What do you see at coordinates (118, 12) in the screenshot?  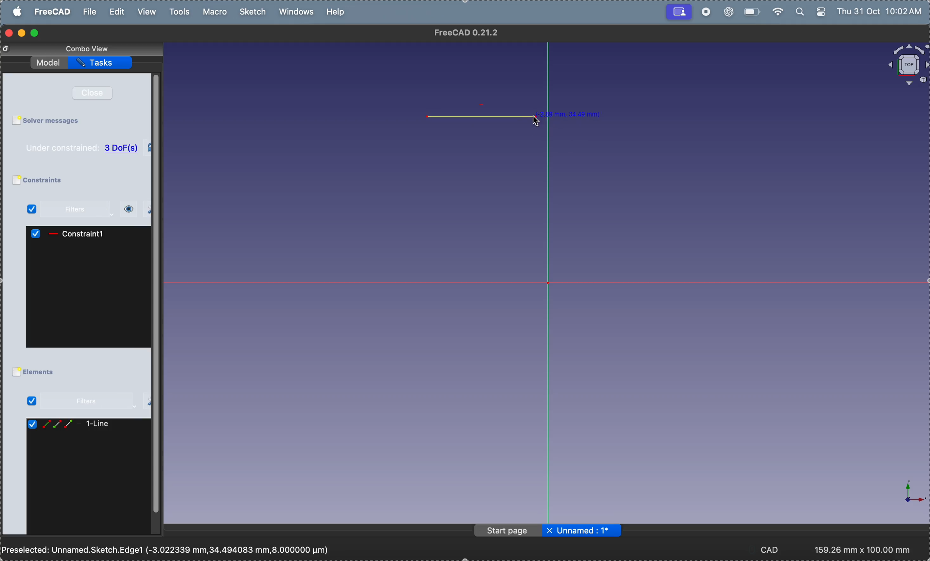 I see `edit` at bounding box center [118, 12].